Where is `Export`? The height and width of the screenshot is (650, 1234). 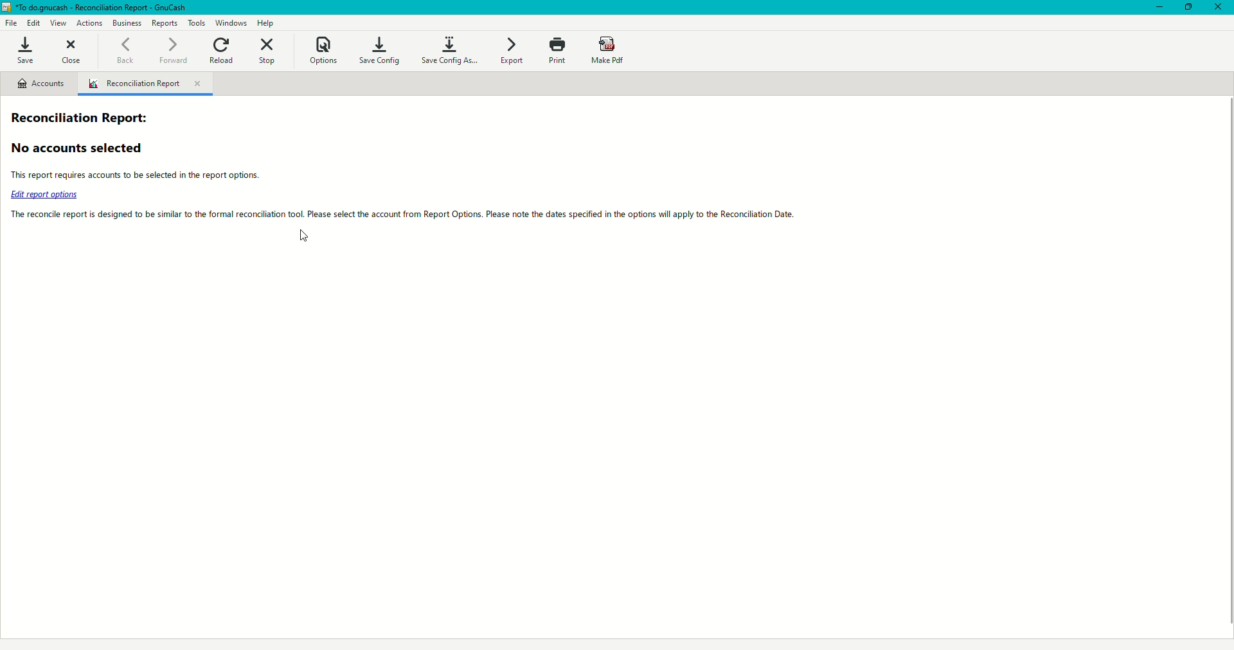 Export is located at coordinates (515, 51).